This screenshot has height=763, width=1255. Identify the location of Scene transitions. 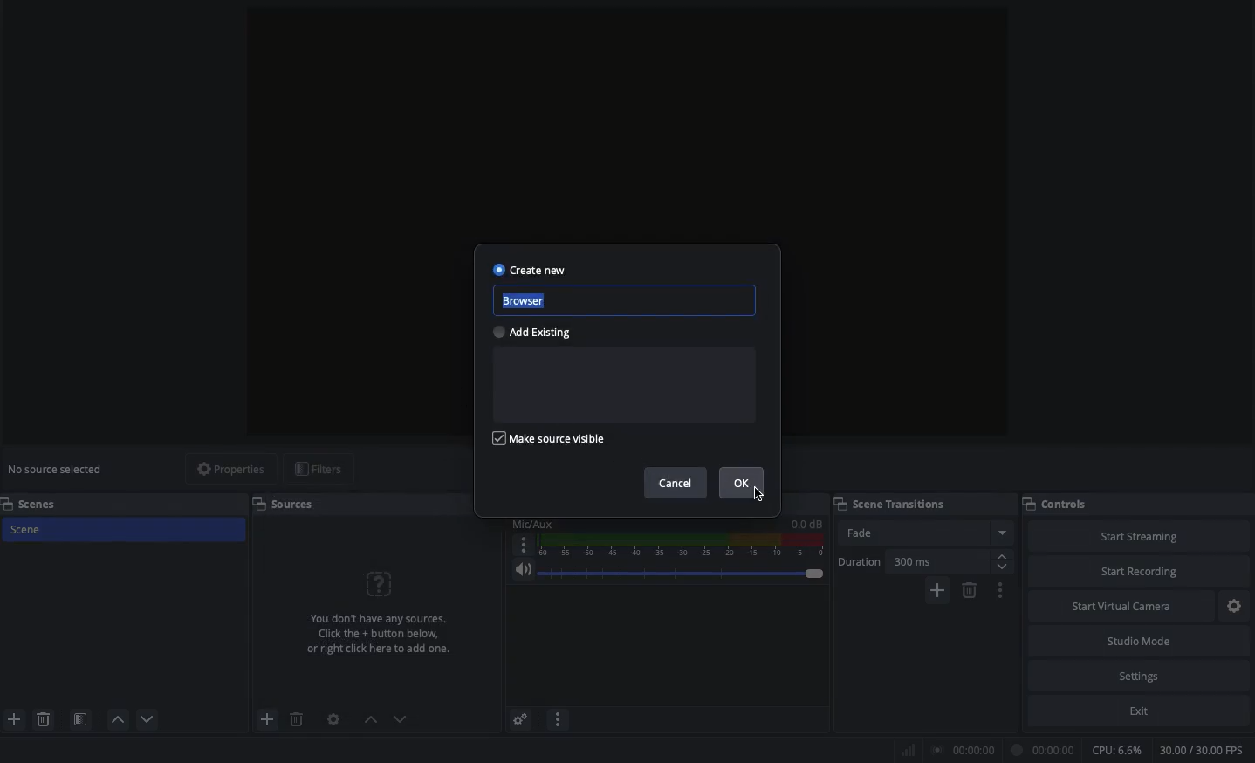
(891, 505).